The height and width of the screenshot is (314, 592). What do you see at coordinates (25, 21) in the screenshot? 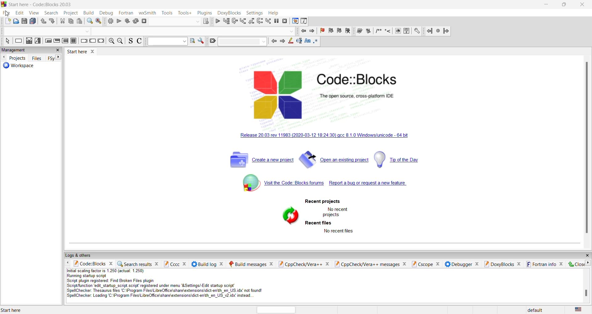
I see `save` at bounding box center [25, 21].